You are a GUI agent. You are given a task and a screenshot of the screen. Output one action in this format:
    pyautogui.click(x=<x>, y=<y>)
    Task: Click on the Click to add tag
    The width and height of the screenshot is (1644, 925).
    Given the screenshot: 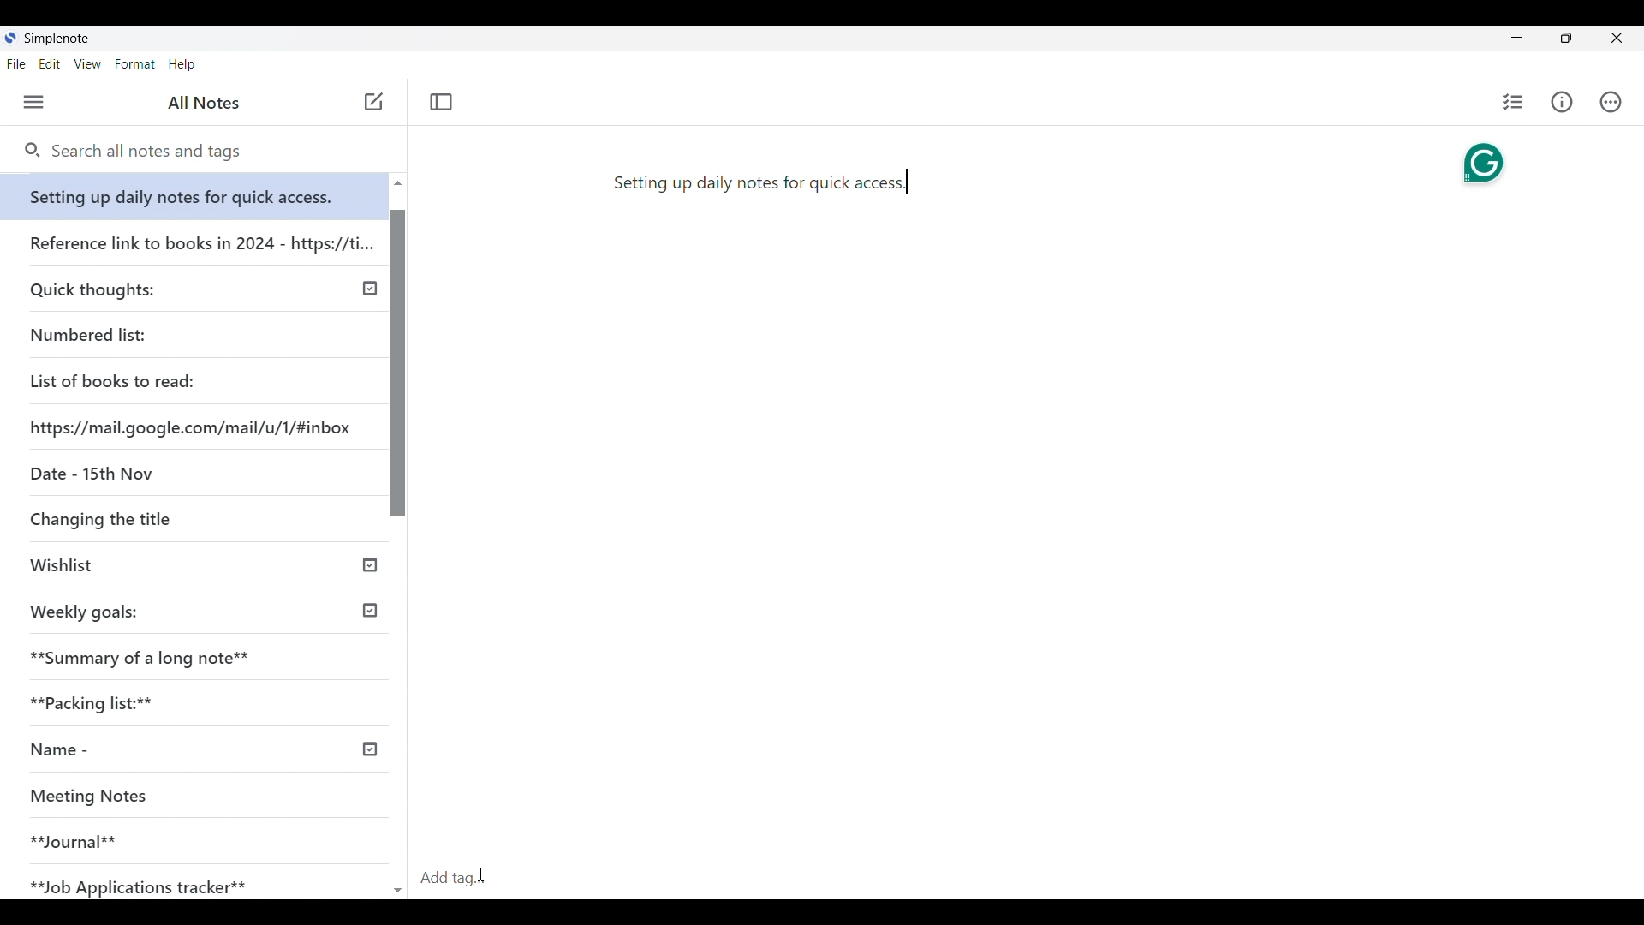 What is the action you would take?
    pyautogui.click(x=1026, y=881)
    